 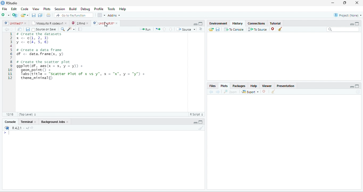 What do you see at coordinates (343, 30) in the screenshot?
I see `Search bar` at bounding box center [343, 30].